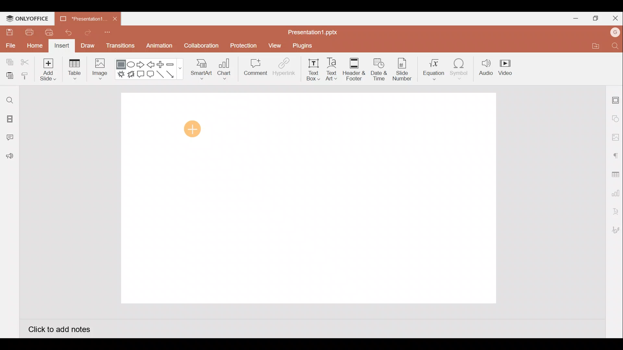  I want to click on Presentation1.pptx, so click(314, 30).